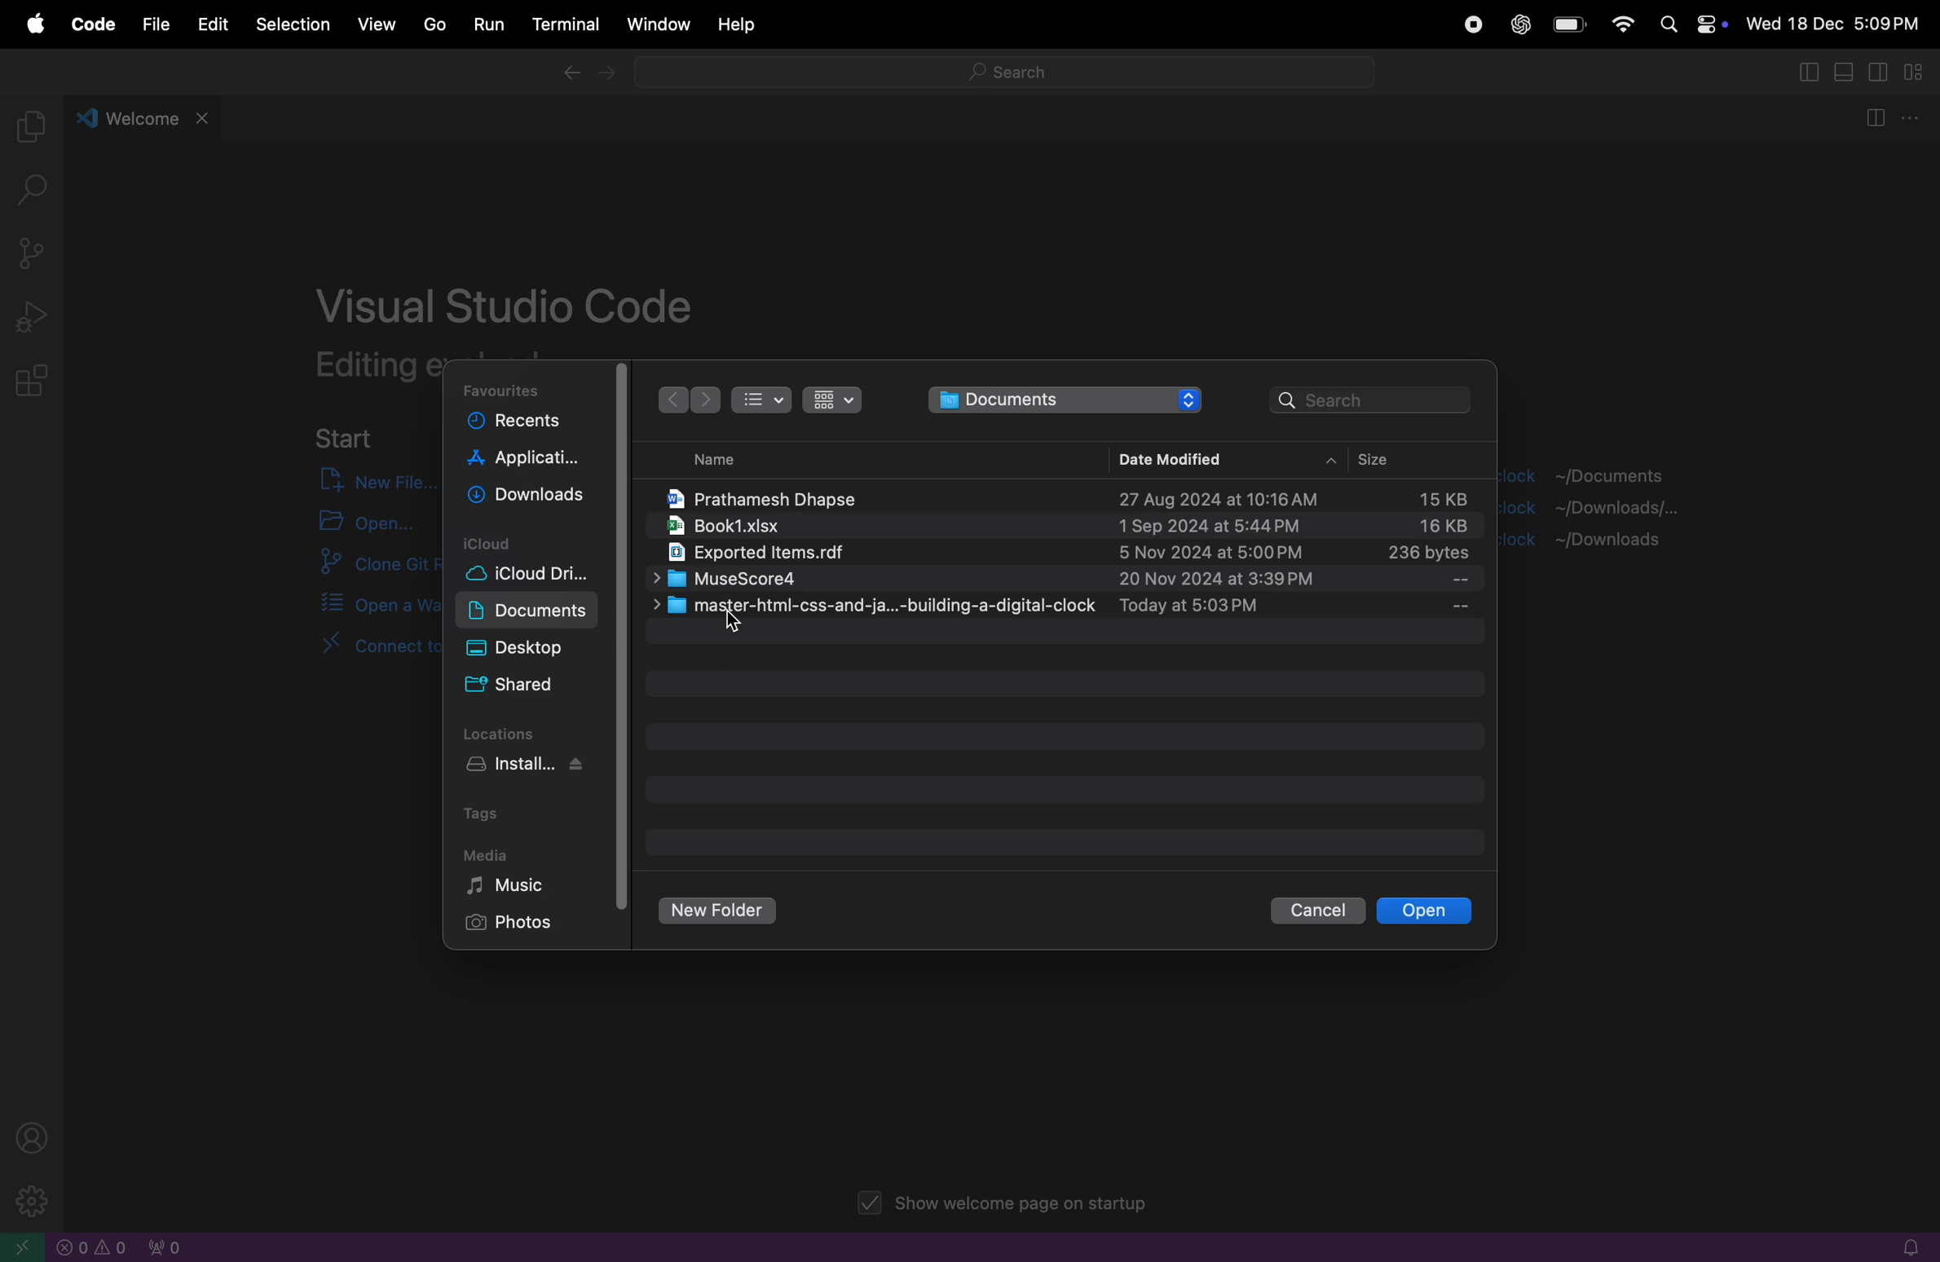 The image size is (1940, 1262). I want to click on apple widgets, so click(1690, 23).